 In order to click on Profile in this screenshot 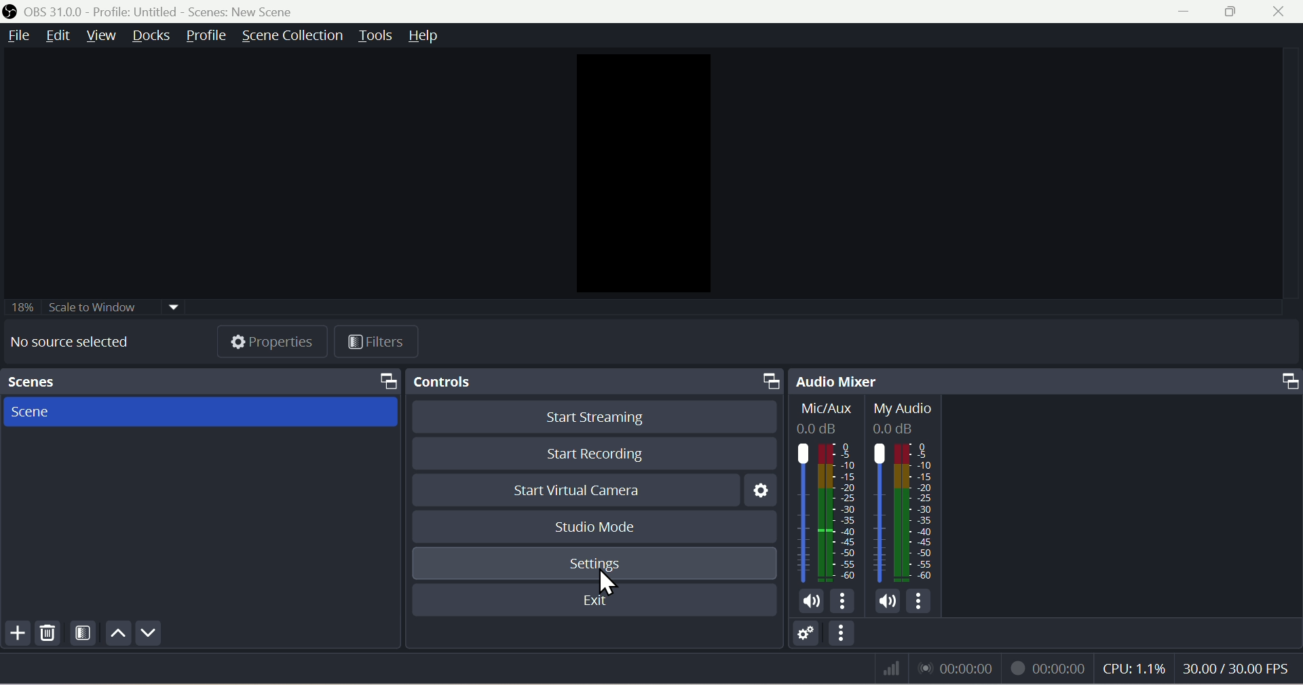, I will do `click(202, 37)`.